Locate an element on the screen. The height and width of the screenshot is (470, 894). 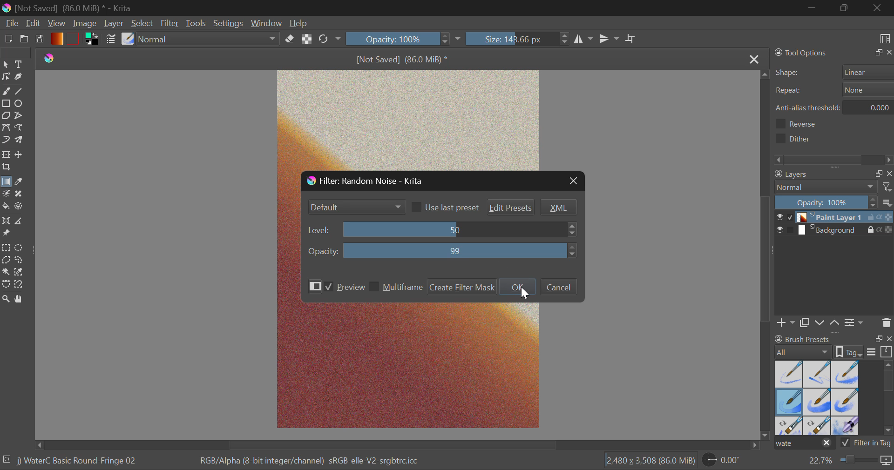
expand is located at coordinates (879, 339).